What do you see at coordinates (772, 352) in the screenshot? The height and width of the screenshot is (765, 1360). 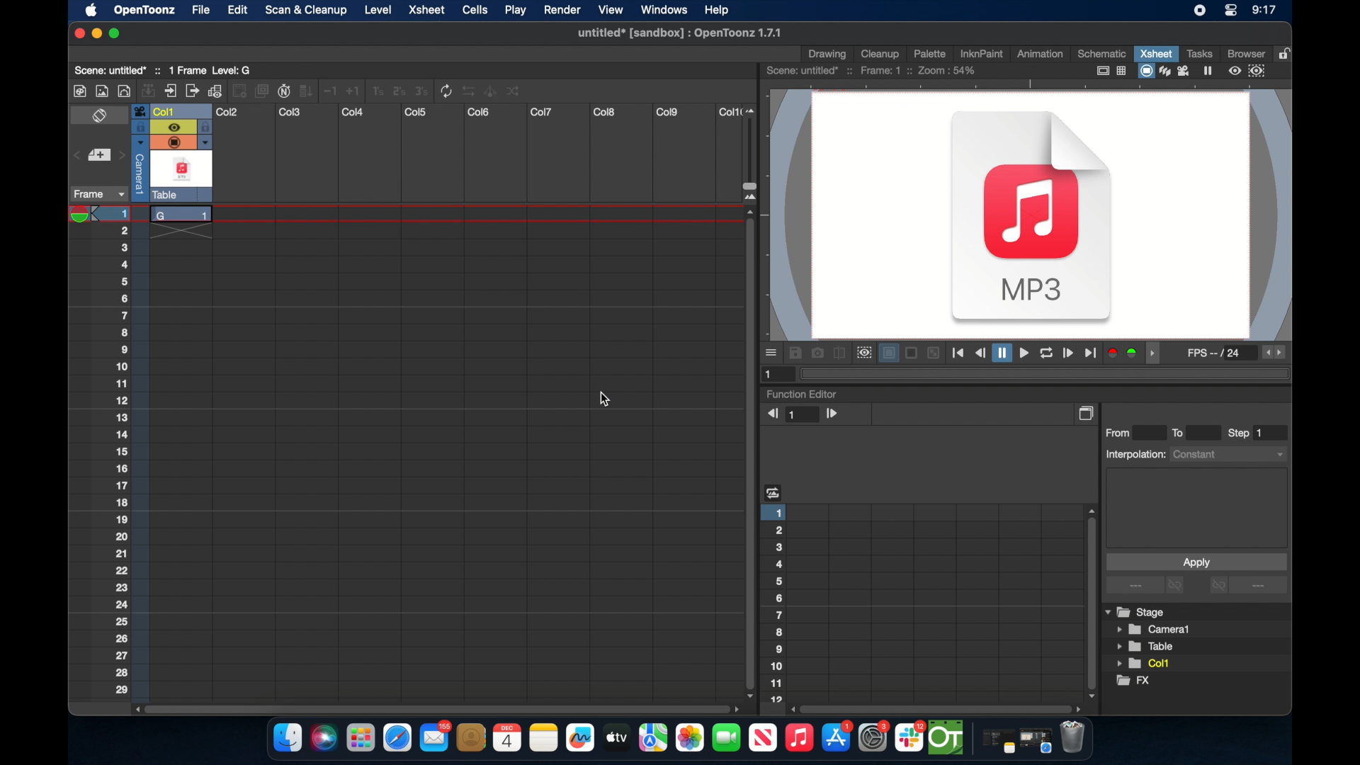 I see `moreoptions` at bounding box center [772, 352].